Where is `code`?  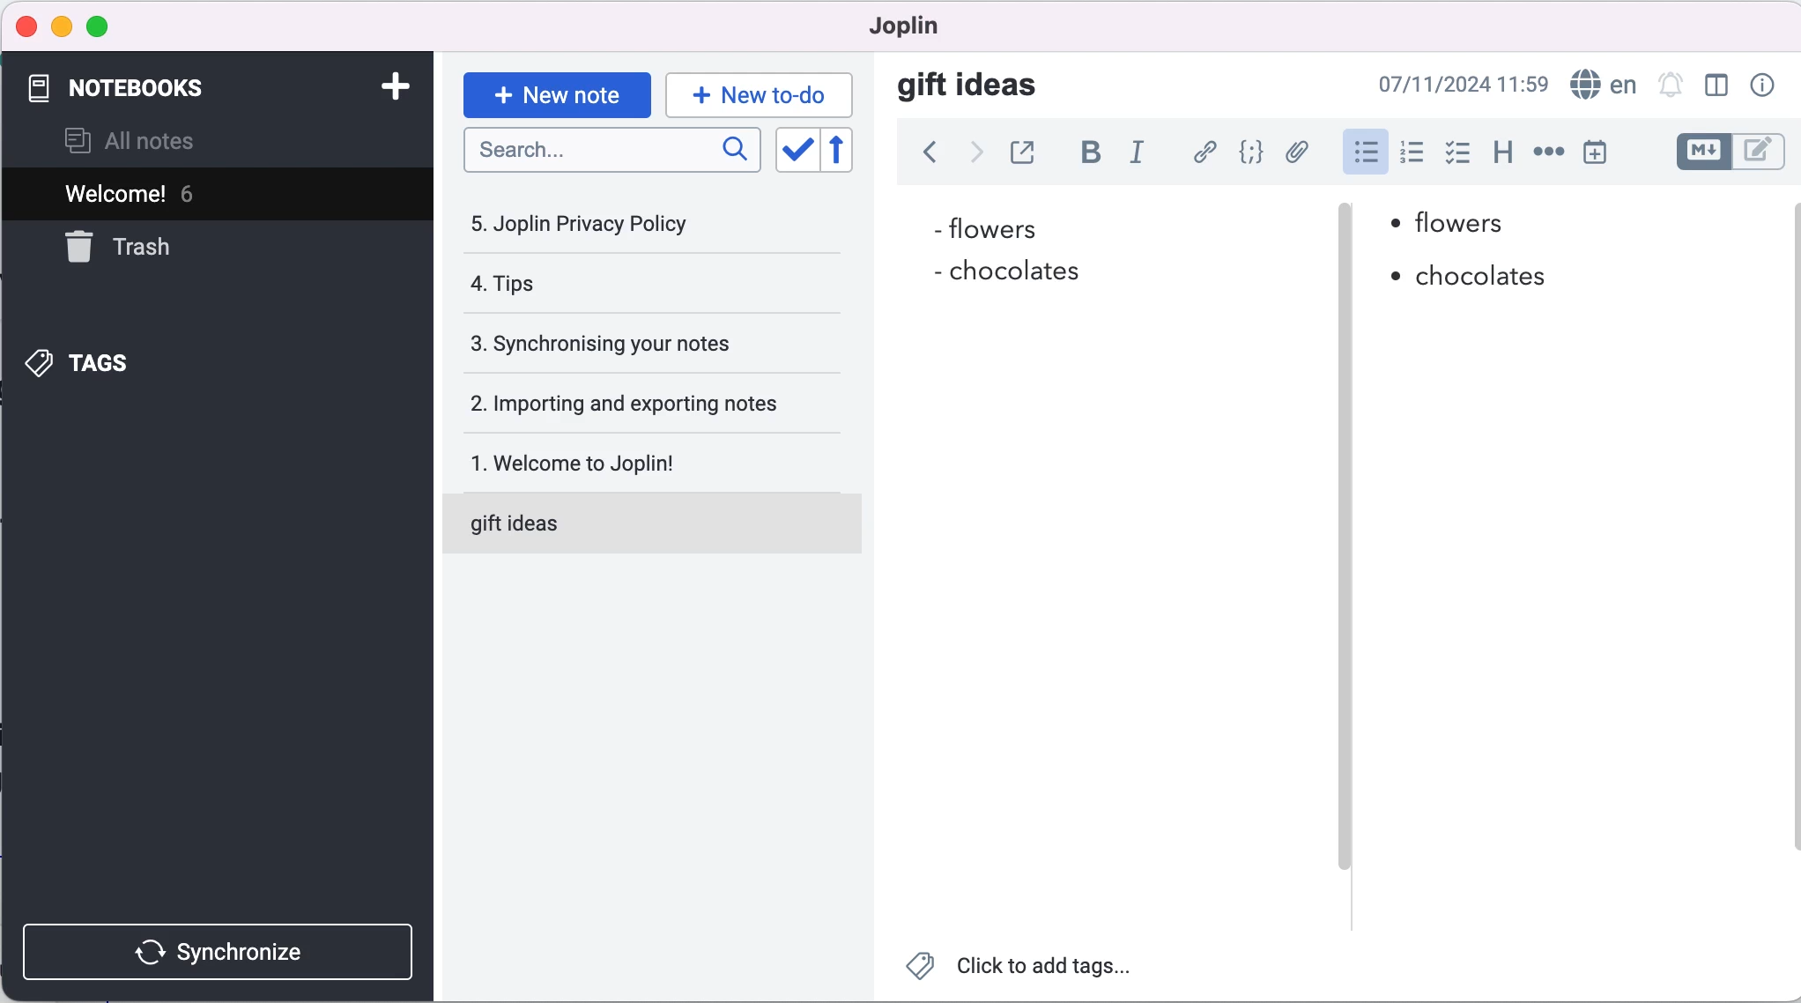
code is located at coordinates (1252, 152).